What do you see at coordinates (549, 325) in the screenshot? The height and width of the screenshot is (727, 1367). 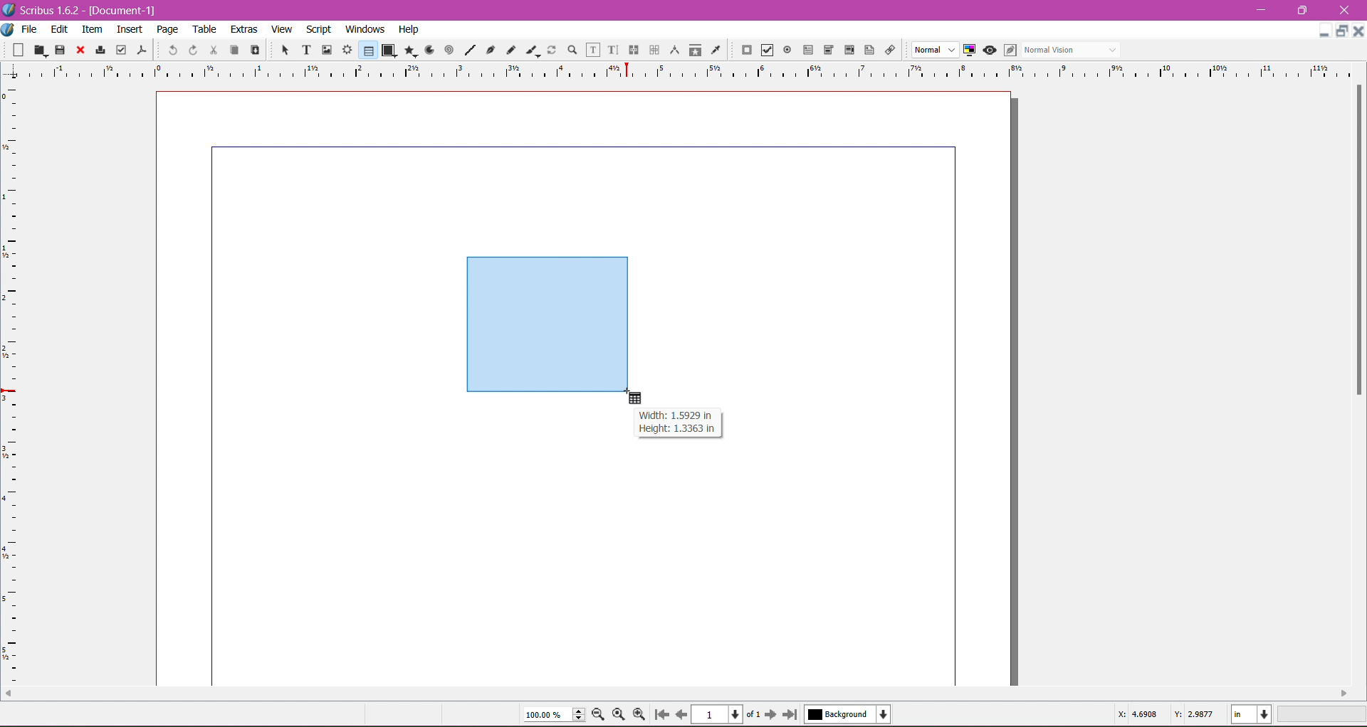 I see `Table drag area` at bounding box center [549, 325].